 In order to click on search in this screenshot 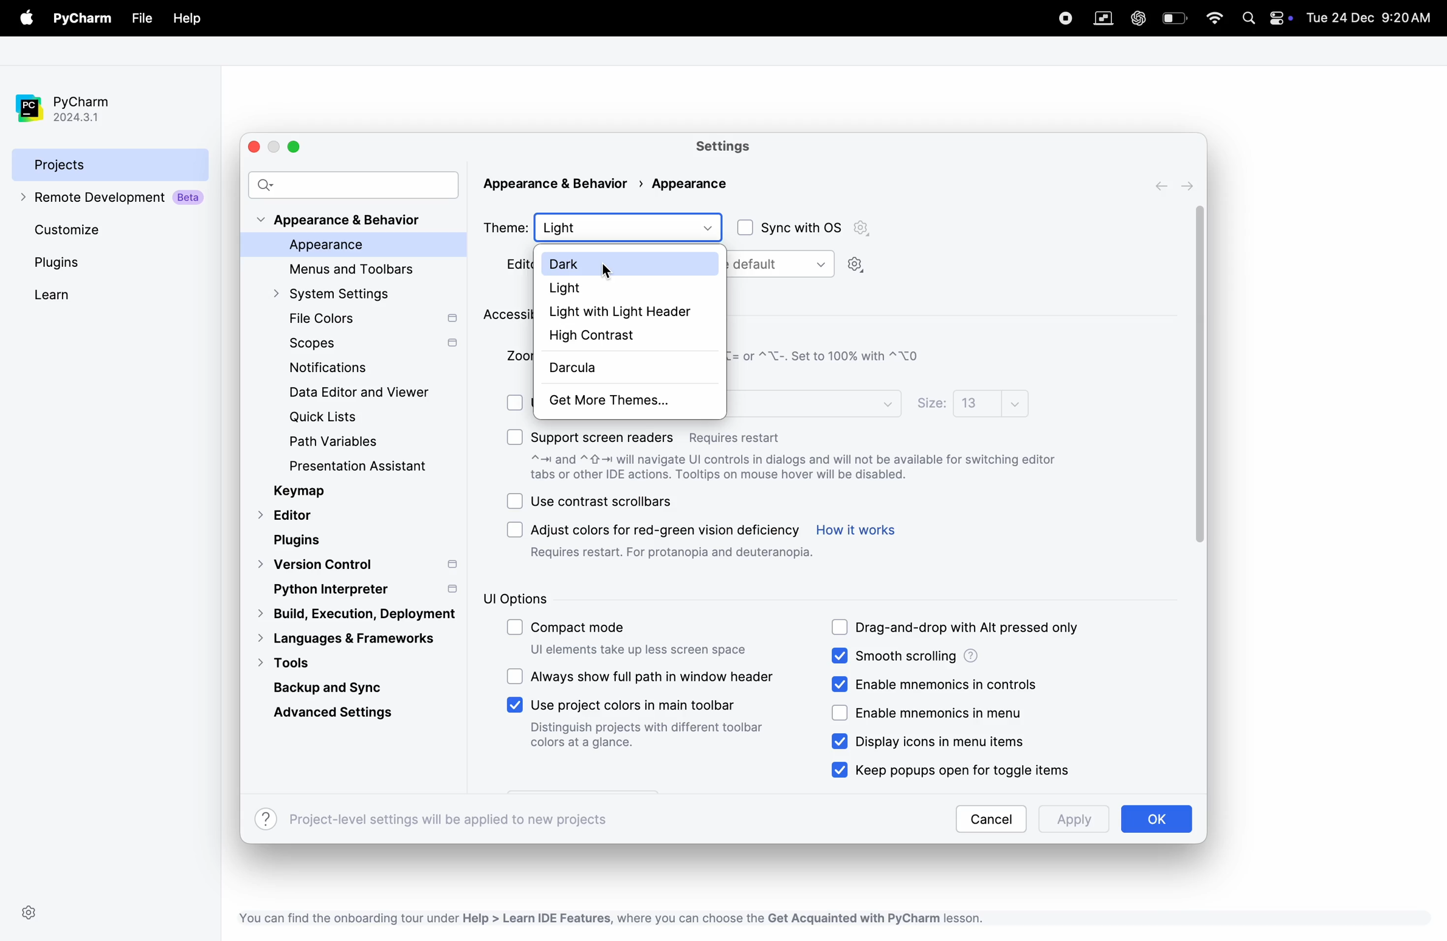, I will do `click(354, 184)`.